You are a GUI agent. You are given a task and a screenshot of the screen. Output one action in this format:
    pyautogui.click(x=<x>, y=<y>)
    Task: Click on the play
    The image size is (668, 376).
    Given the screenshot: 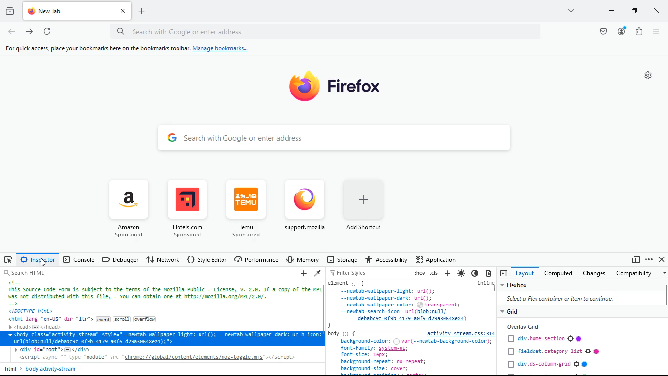 What is the action you would take?
    pyautogui.click(x=503, y=273)
    